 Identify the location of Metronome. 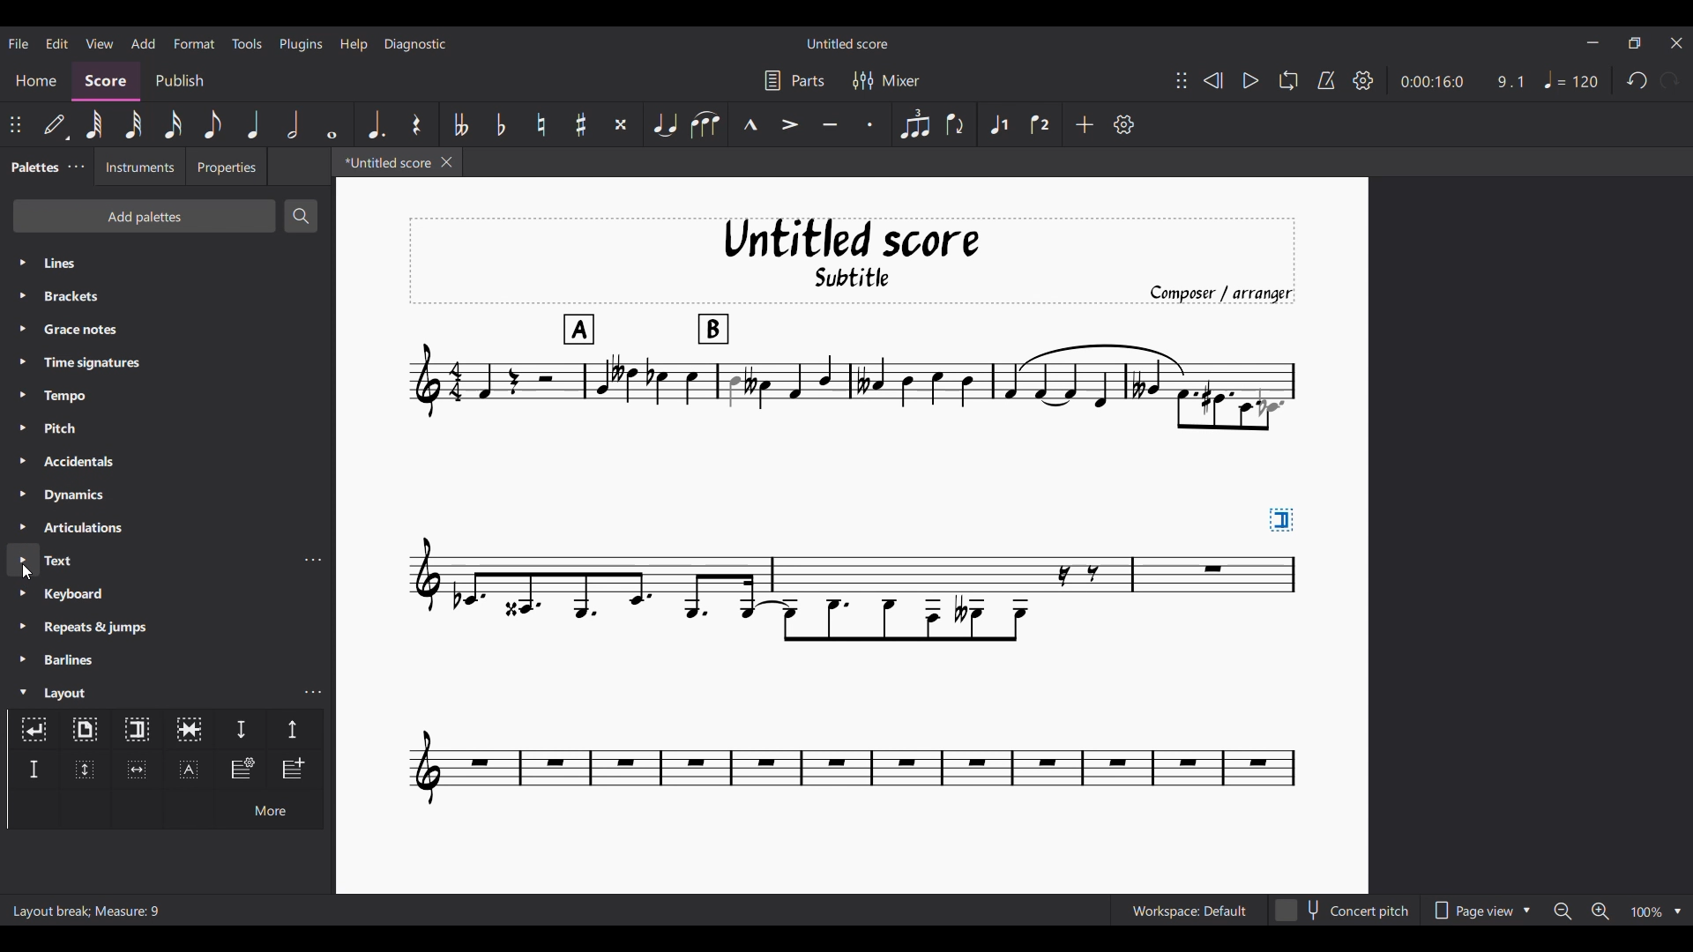
(1326, 80).